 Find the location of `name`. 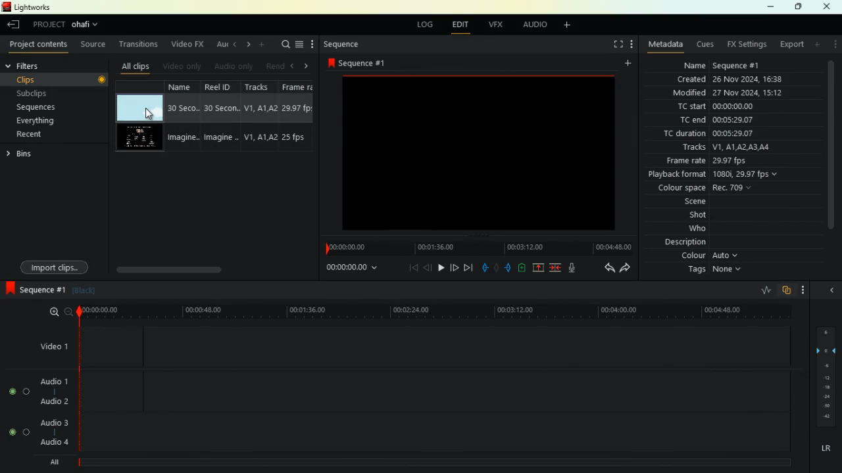

name is located at coordinates (720, 64).